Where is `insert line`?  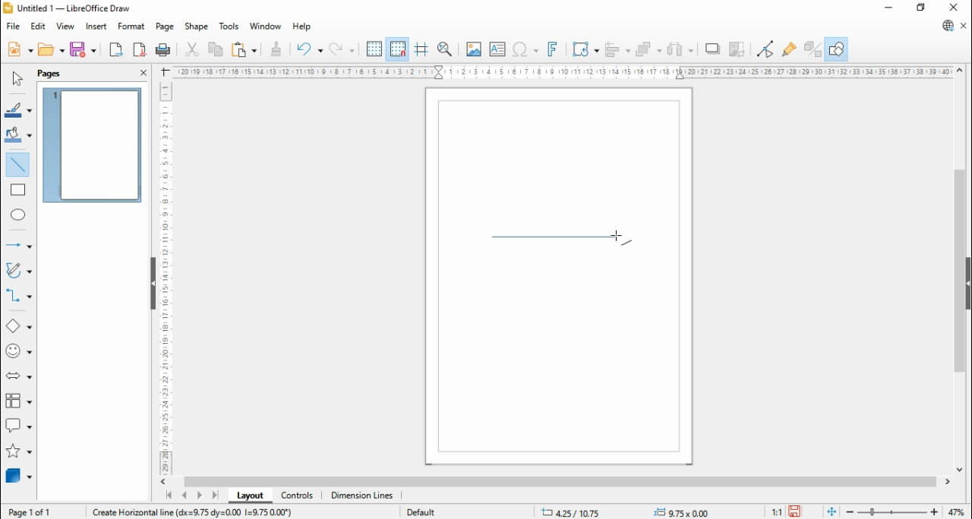
insert line is located at coordinates (18, 163).